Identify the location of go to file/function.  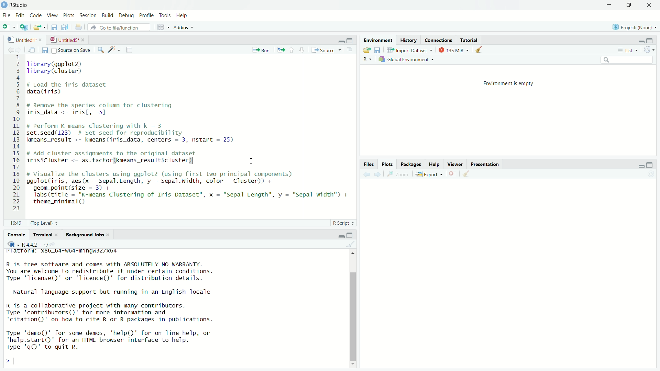
(119, 27).